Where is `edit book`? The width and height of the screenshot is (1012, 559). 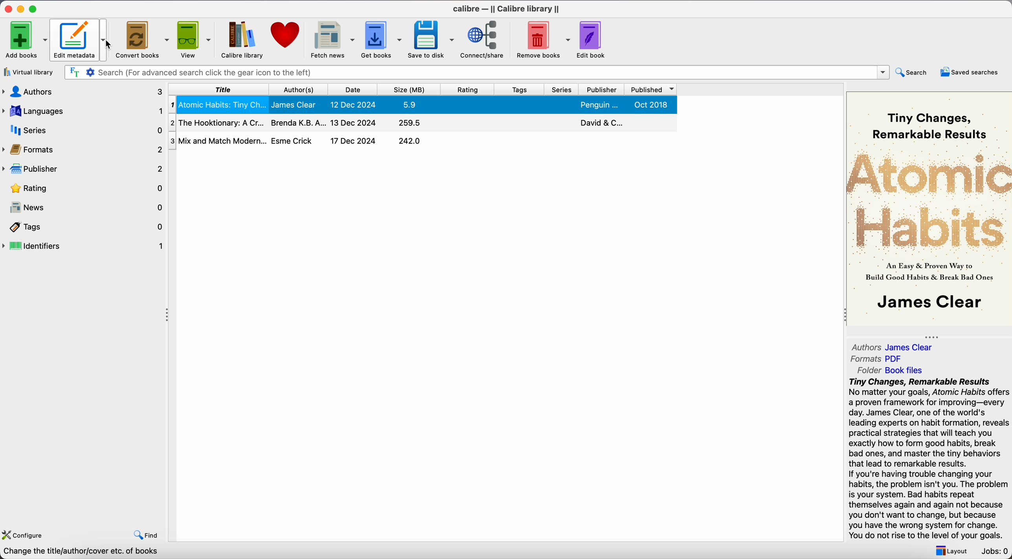 edit book is located at coordinates (592, 39).